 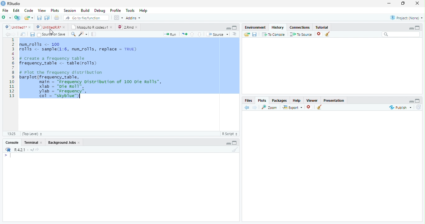 I want to click on Help, so click(x=144, y=10).